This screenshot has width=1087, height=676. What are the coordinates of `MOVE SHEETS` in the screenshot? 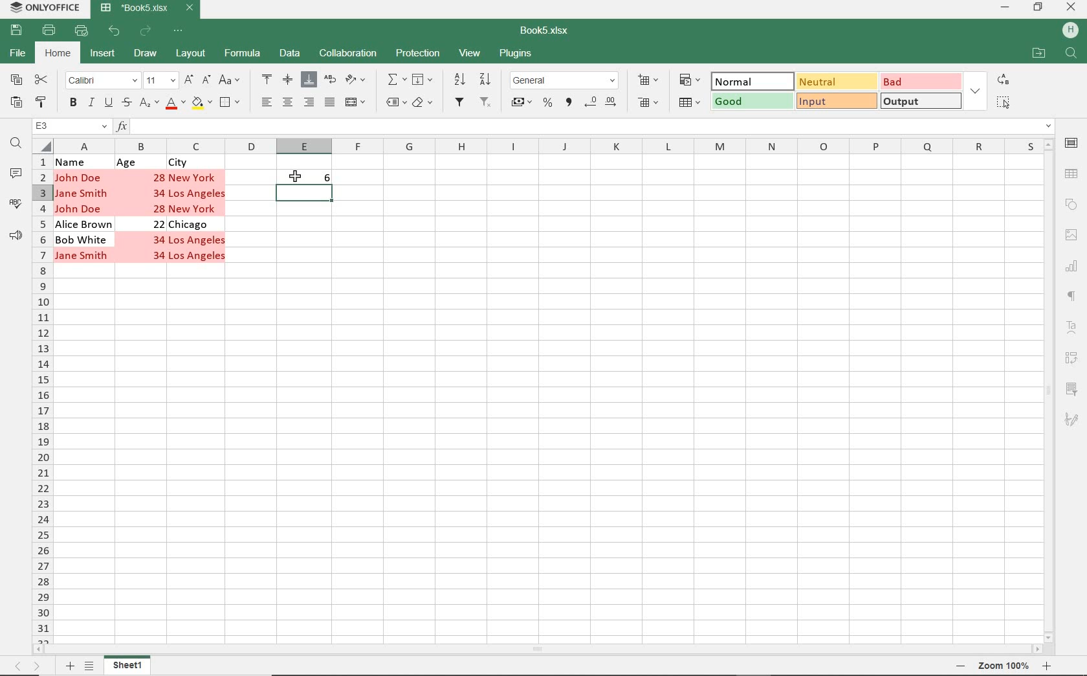 It's located at (27, 666).